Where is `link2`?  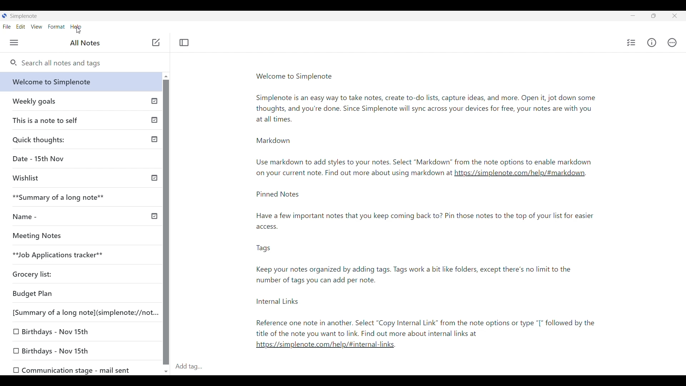
link2 is located at coordinates (335, 345).